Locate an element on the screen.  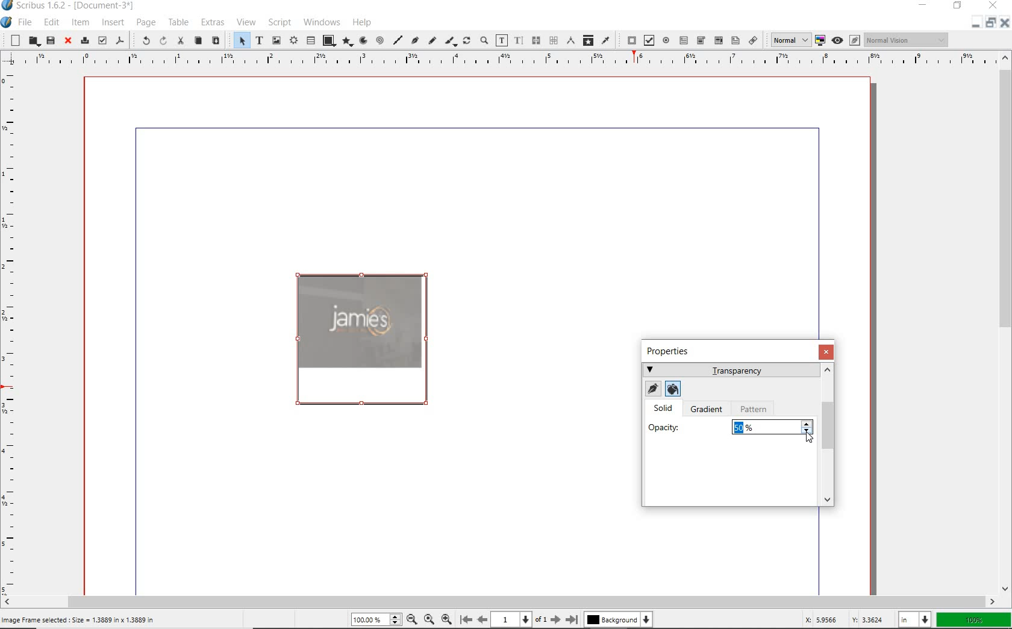
RULER is located at coordinates (12, 329).